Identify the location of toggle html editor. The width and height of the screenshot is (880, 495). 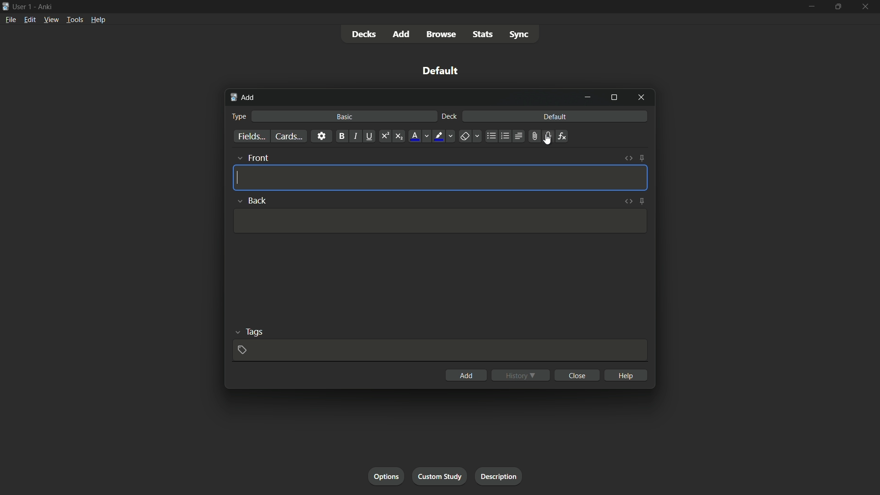
(628, 159).